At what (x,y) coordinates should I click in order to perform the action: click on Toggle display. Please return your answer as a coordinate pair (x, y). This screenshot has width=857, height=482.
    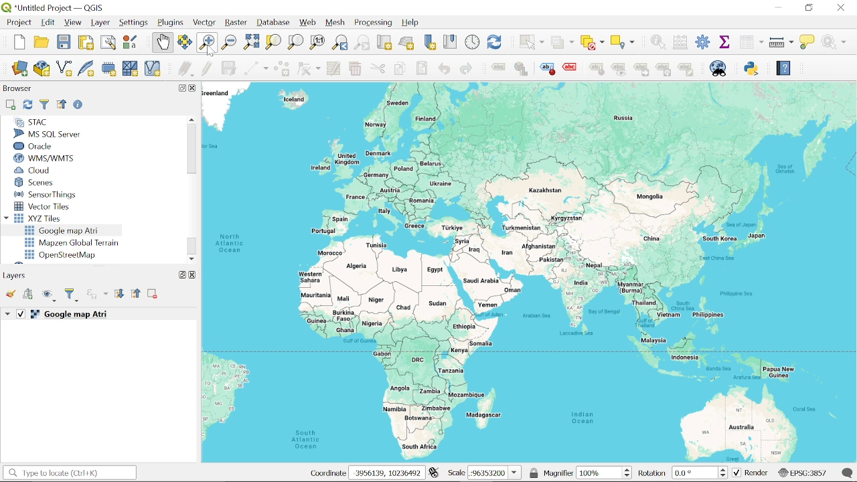
    Looking at the image, I should click on (572, 68).